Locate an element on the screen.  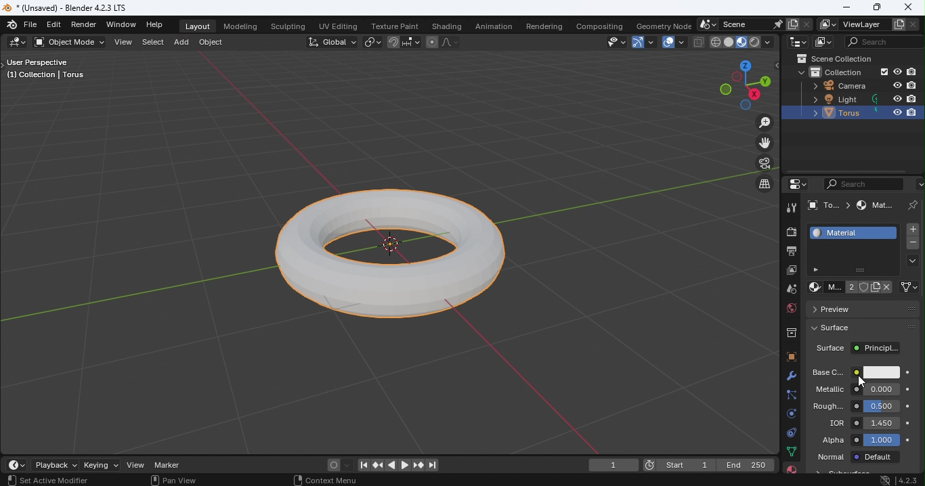
Hide in viewpoint is located at coordinates (897, 100).